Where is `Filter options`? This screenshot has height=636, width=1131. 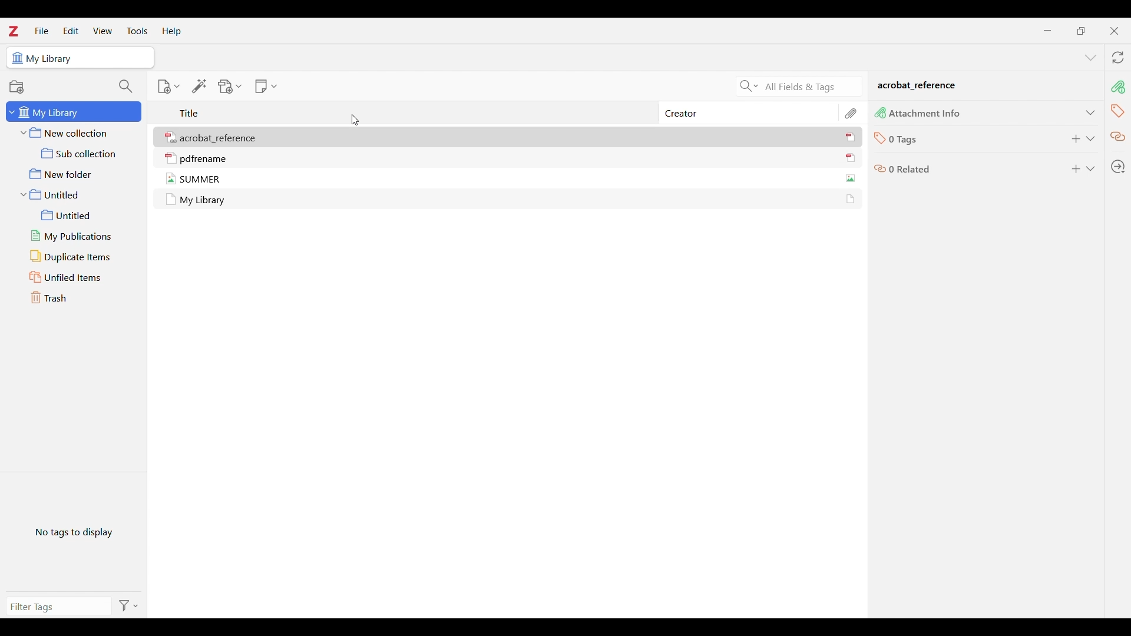 Filter options is located at coordinates (127, 606).